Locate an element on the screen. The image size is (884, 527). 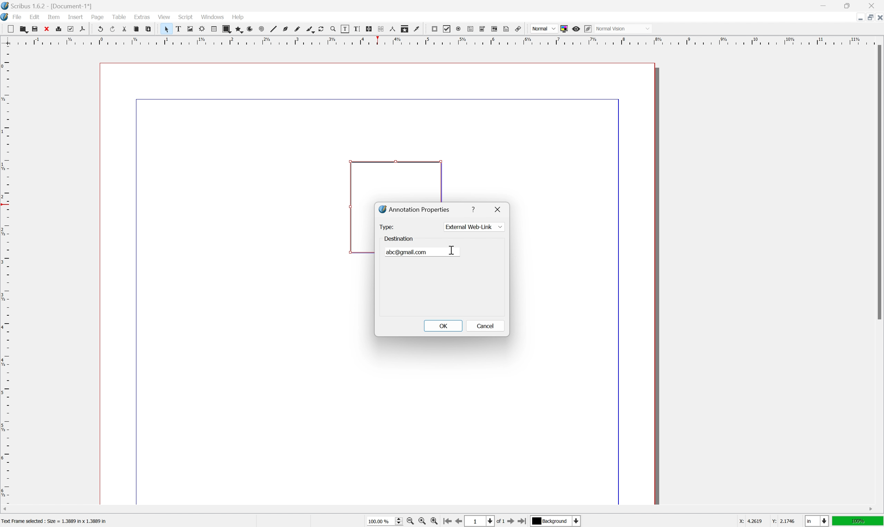
type: is located at coordinates (388, 227).